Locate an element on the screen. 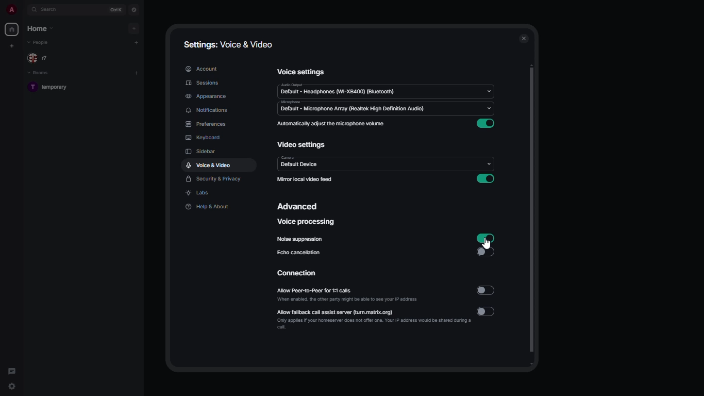 The height and width of the screenshot is (396, 704). camera default is located at coordinates (298, 163).